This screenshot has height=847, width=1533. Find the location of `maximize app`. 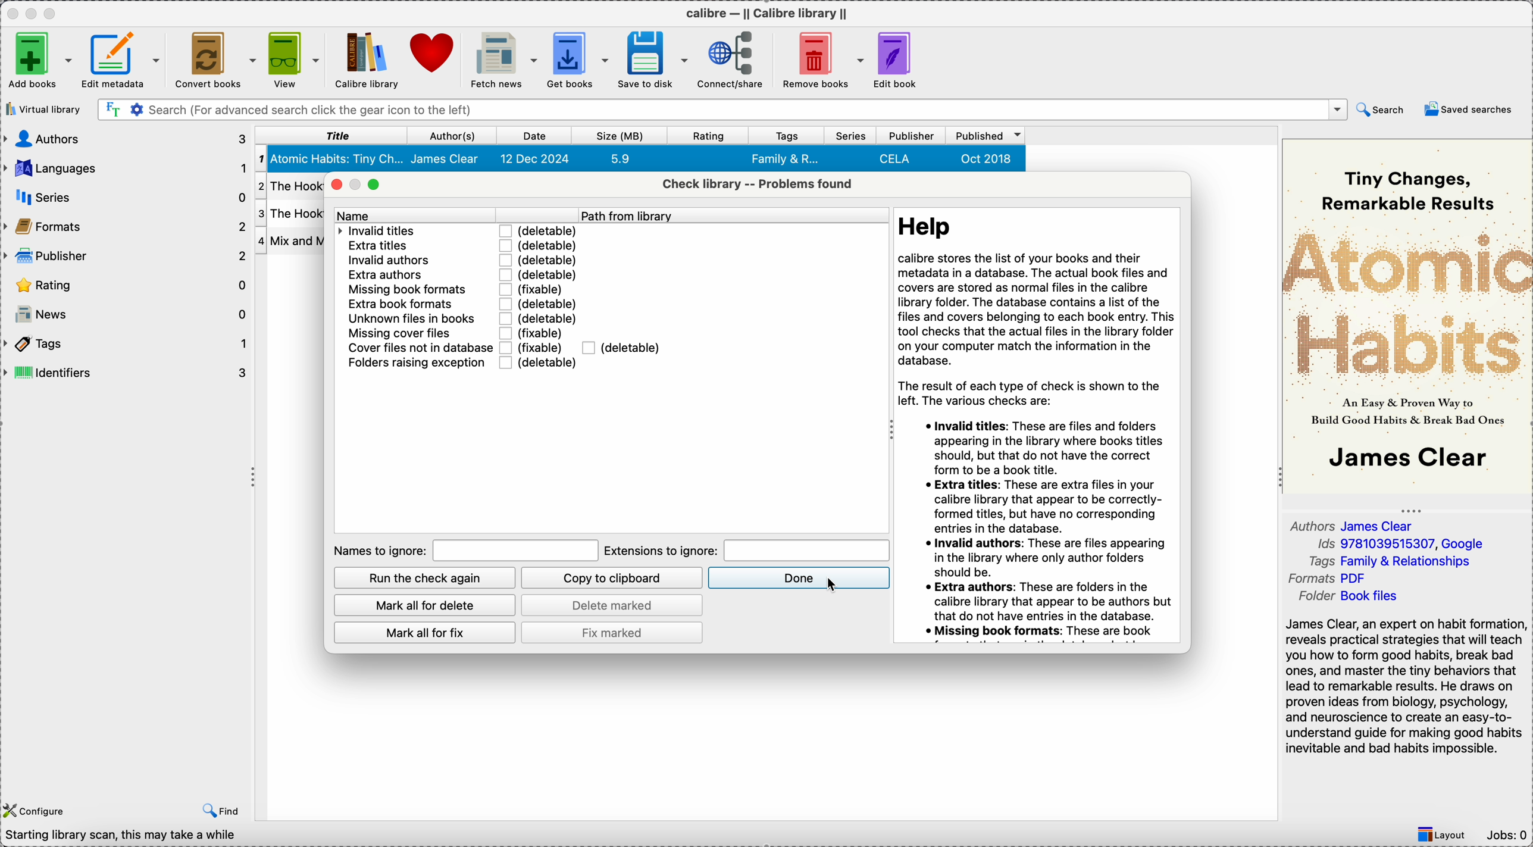

maximize app is located at coordinates (55, 11).